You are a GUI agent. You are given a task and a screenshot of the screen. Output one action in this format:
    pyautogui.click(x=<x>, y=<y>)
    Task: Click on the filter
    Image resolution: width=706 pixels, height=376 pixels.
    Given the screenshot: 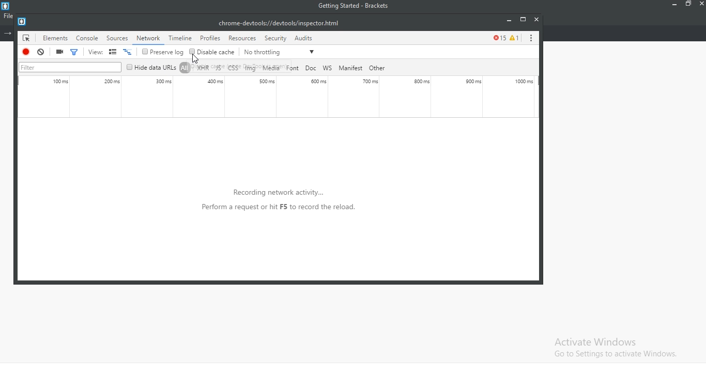 What is the action you would take?
    pyautogui.click(x=74, y=51)
    